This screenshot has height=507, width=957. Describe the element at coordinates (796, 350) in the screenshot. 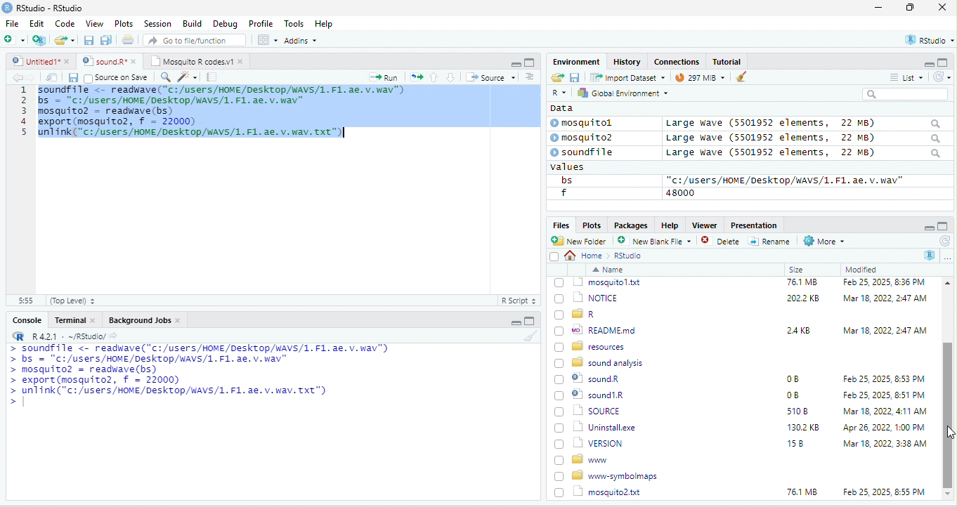

I see `6KB` at that location.